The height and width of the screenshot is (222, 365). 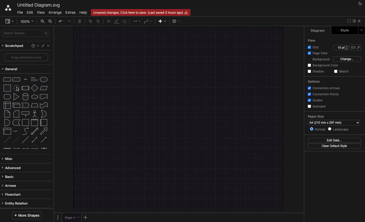 What do you see at coordinates (40, 13) in the screenshot?
I see `View` at bounding box center [40, 13].